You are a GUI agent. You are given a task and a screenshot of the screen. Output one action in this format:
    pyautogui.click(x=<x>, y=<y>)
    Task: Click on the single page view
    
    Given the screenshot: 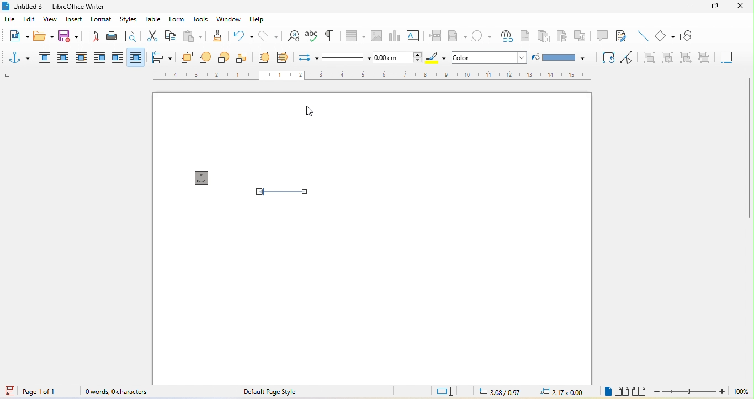 What is the action you would take?
    pyautogui.click(x=606, y=392)
    